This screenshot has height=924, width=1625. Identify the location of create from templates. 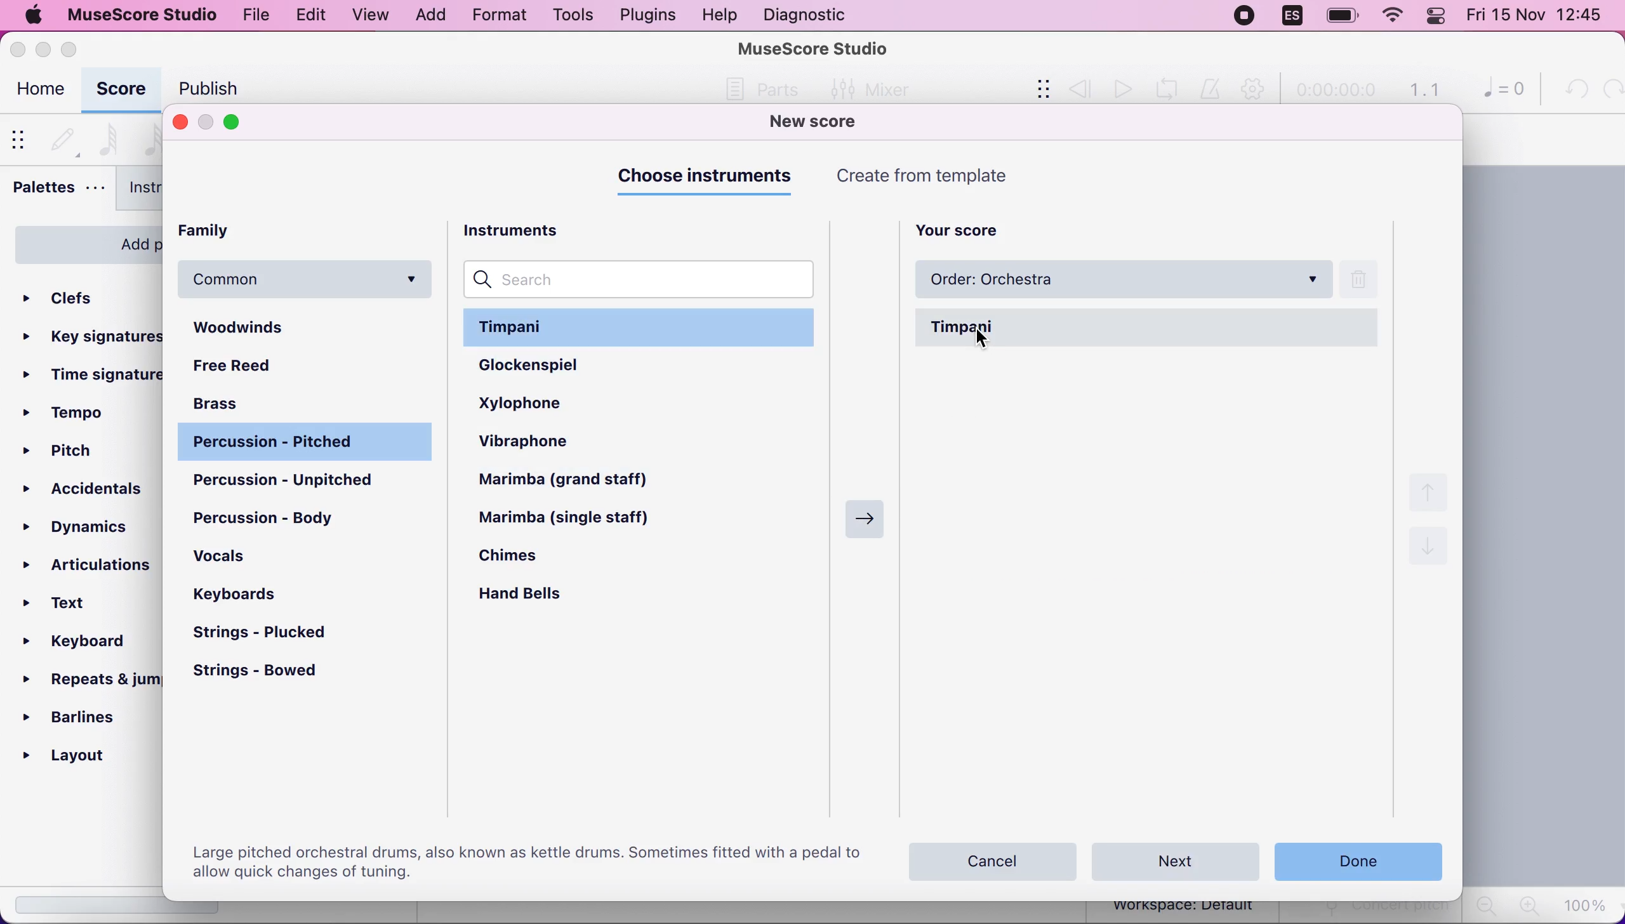
(951, 176).